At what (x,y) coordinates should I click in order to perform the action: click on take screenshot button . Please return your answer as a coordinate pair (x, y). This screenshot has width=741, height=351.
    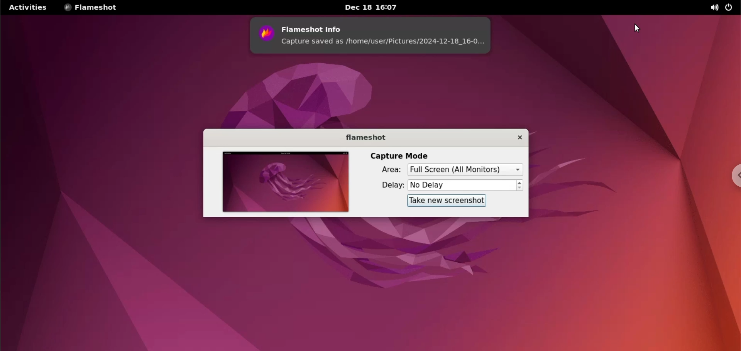
    Looking at the image, I should click on (446, 200).